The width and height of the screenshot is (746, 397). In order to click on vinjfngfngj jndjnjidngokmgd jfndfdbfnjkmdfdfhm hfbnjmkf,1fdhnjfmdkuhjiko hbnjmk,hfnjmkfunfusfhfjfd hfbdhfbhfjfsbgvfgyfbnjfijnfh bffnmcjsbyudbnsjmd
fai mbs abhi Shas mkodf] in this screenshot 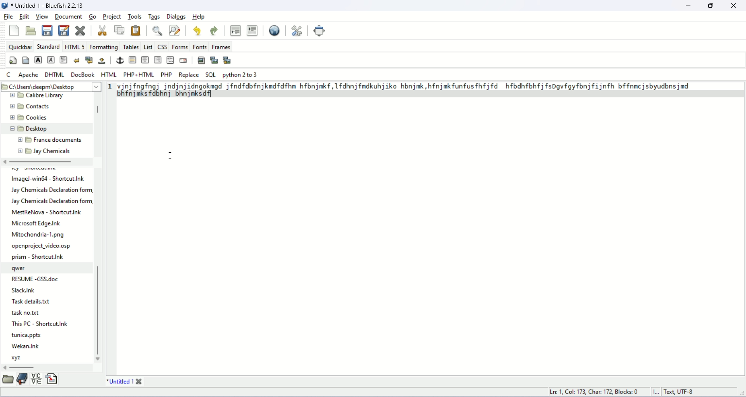, I will do `click(410, 90)`.